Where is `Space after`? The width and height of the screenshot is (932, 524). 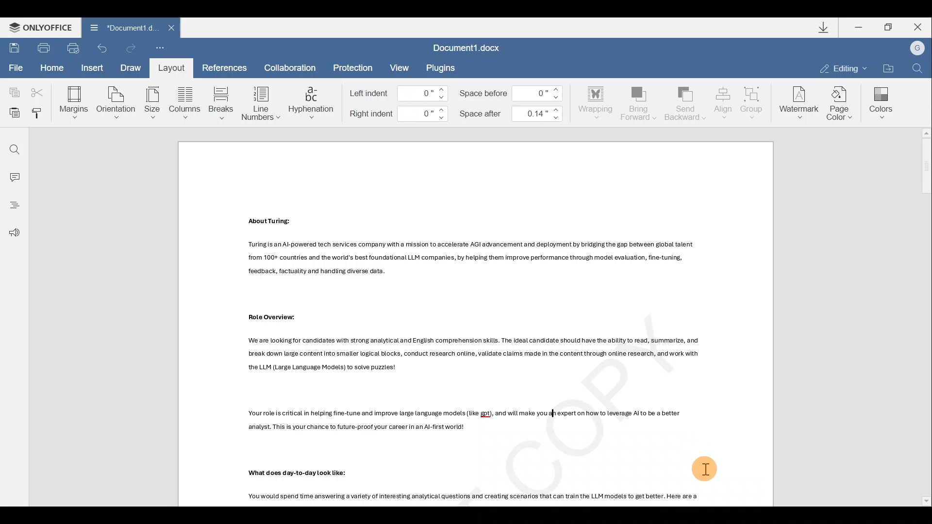 Space after is located at coordinates (510, 115).